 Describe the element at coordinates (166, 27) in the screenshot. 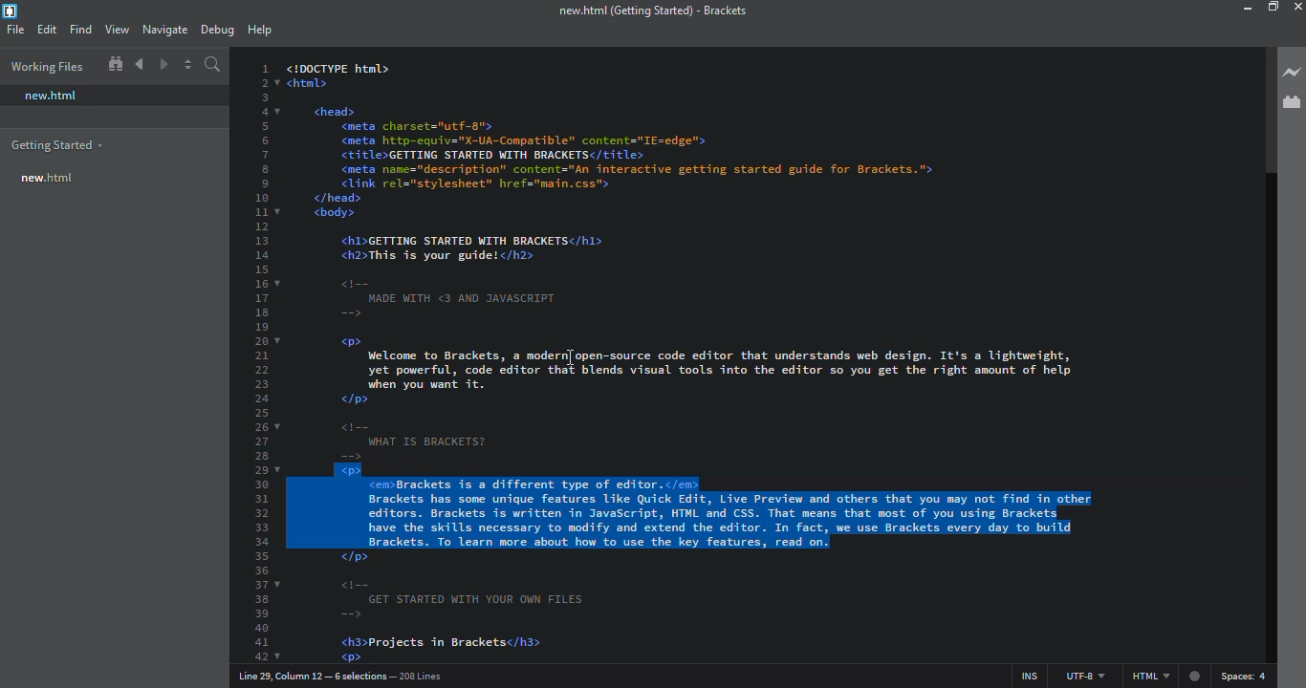

I see `navigate` at that location.